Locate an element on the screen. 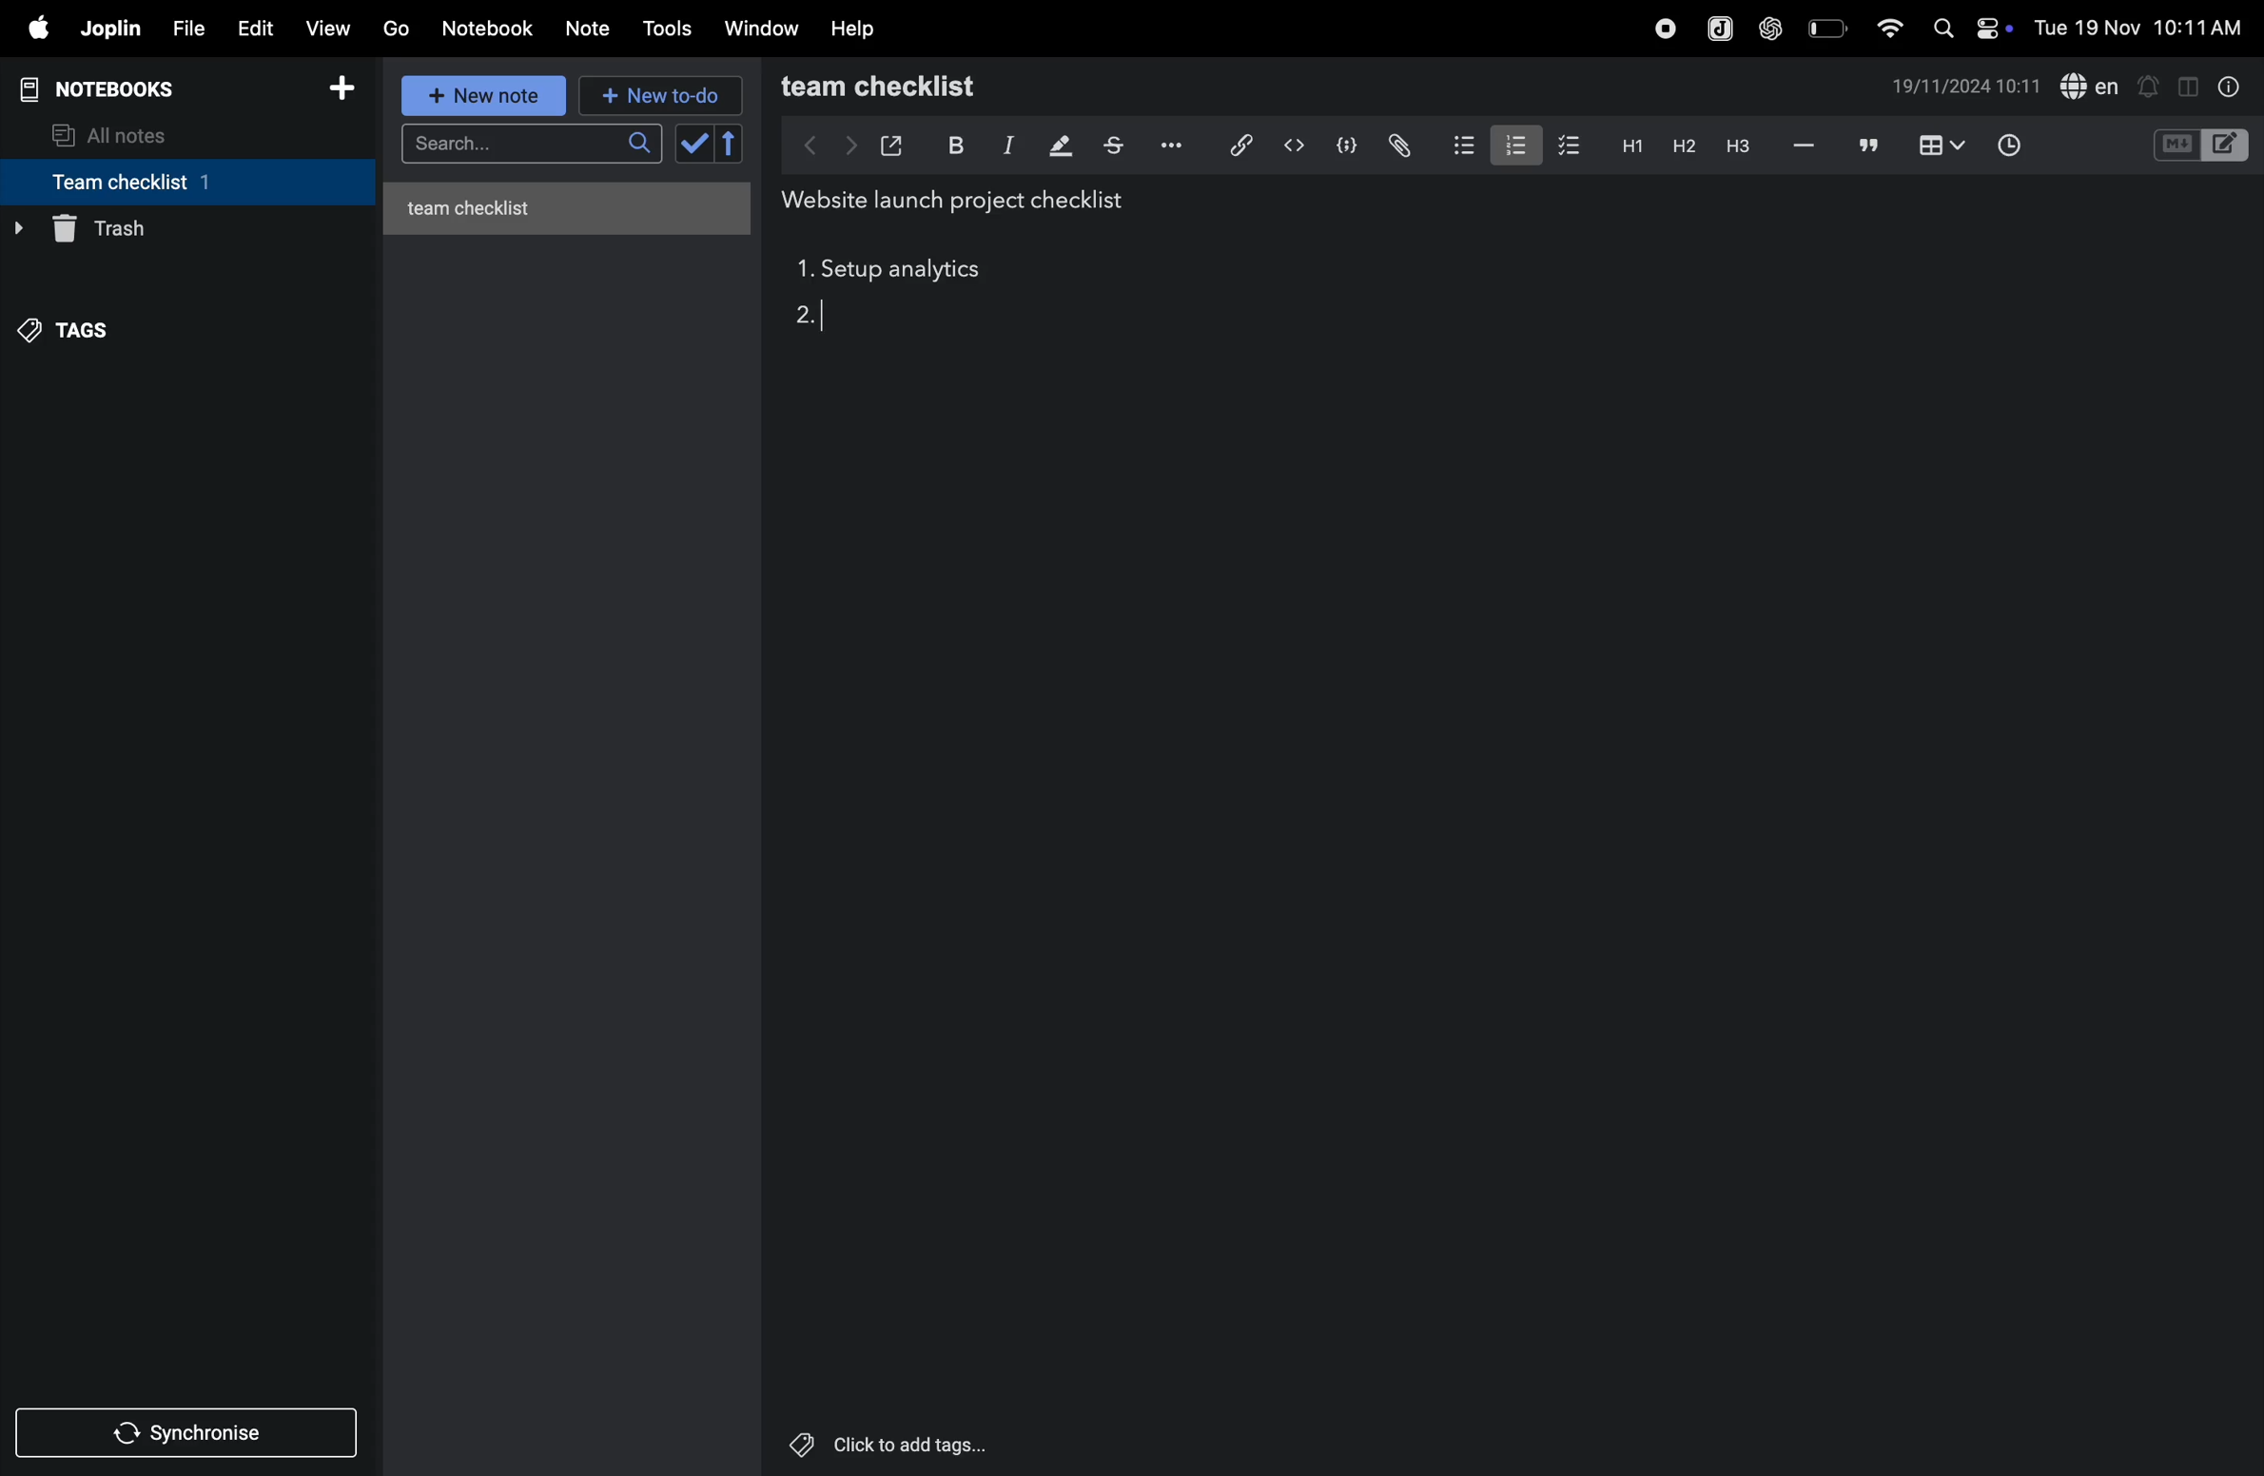 This screenshot has height=1476, width=2264. bold is located at coordinates (953, 144).